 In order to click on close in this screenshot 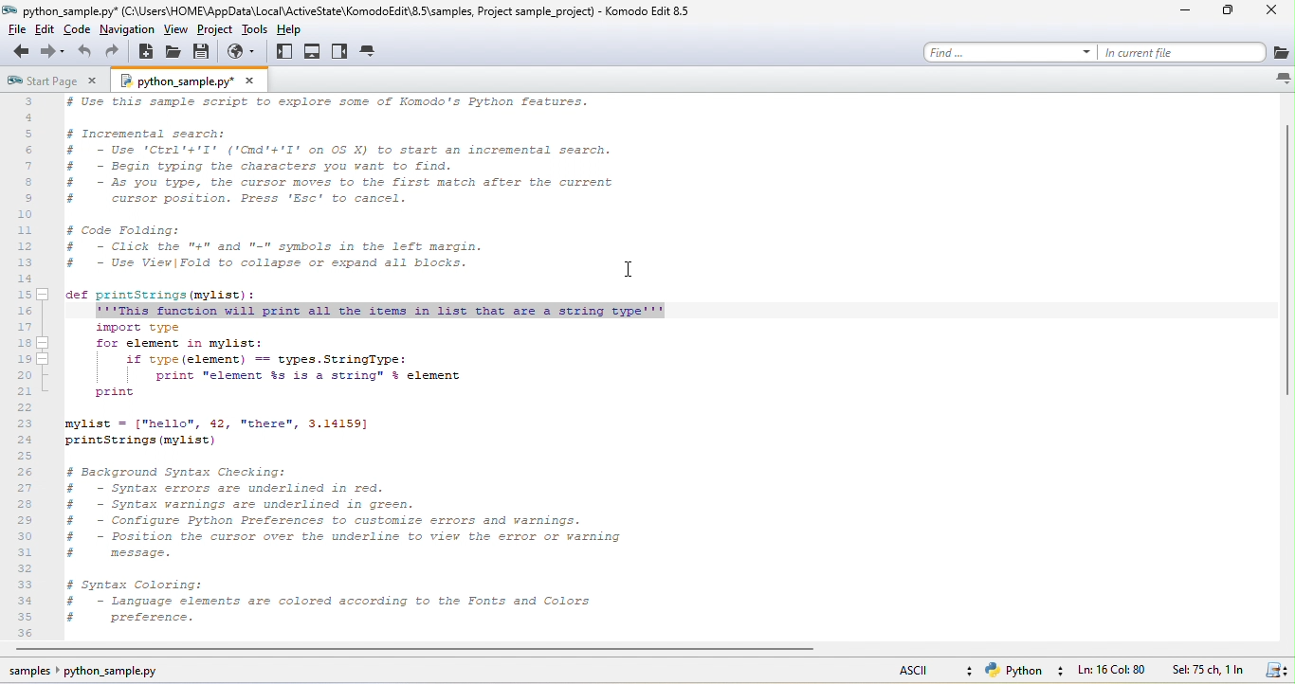, I will do `click(1273, 13)`.